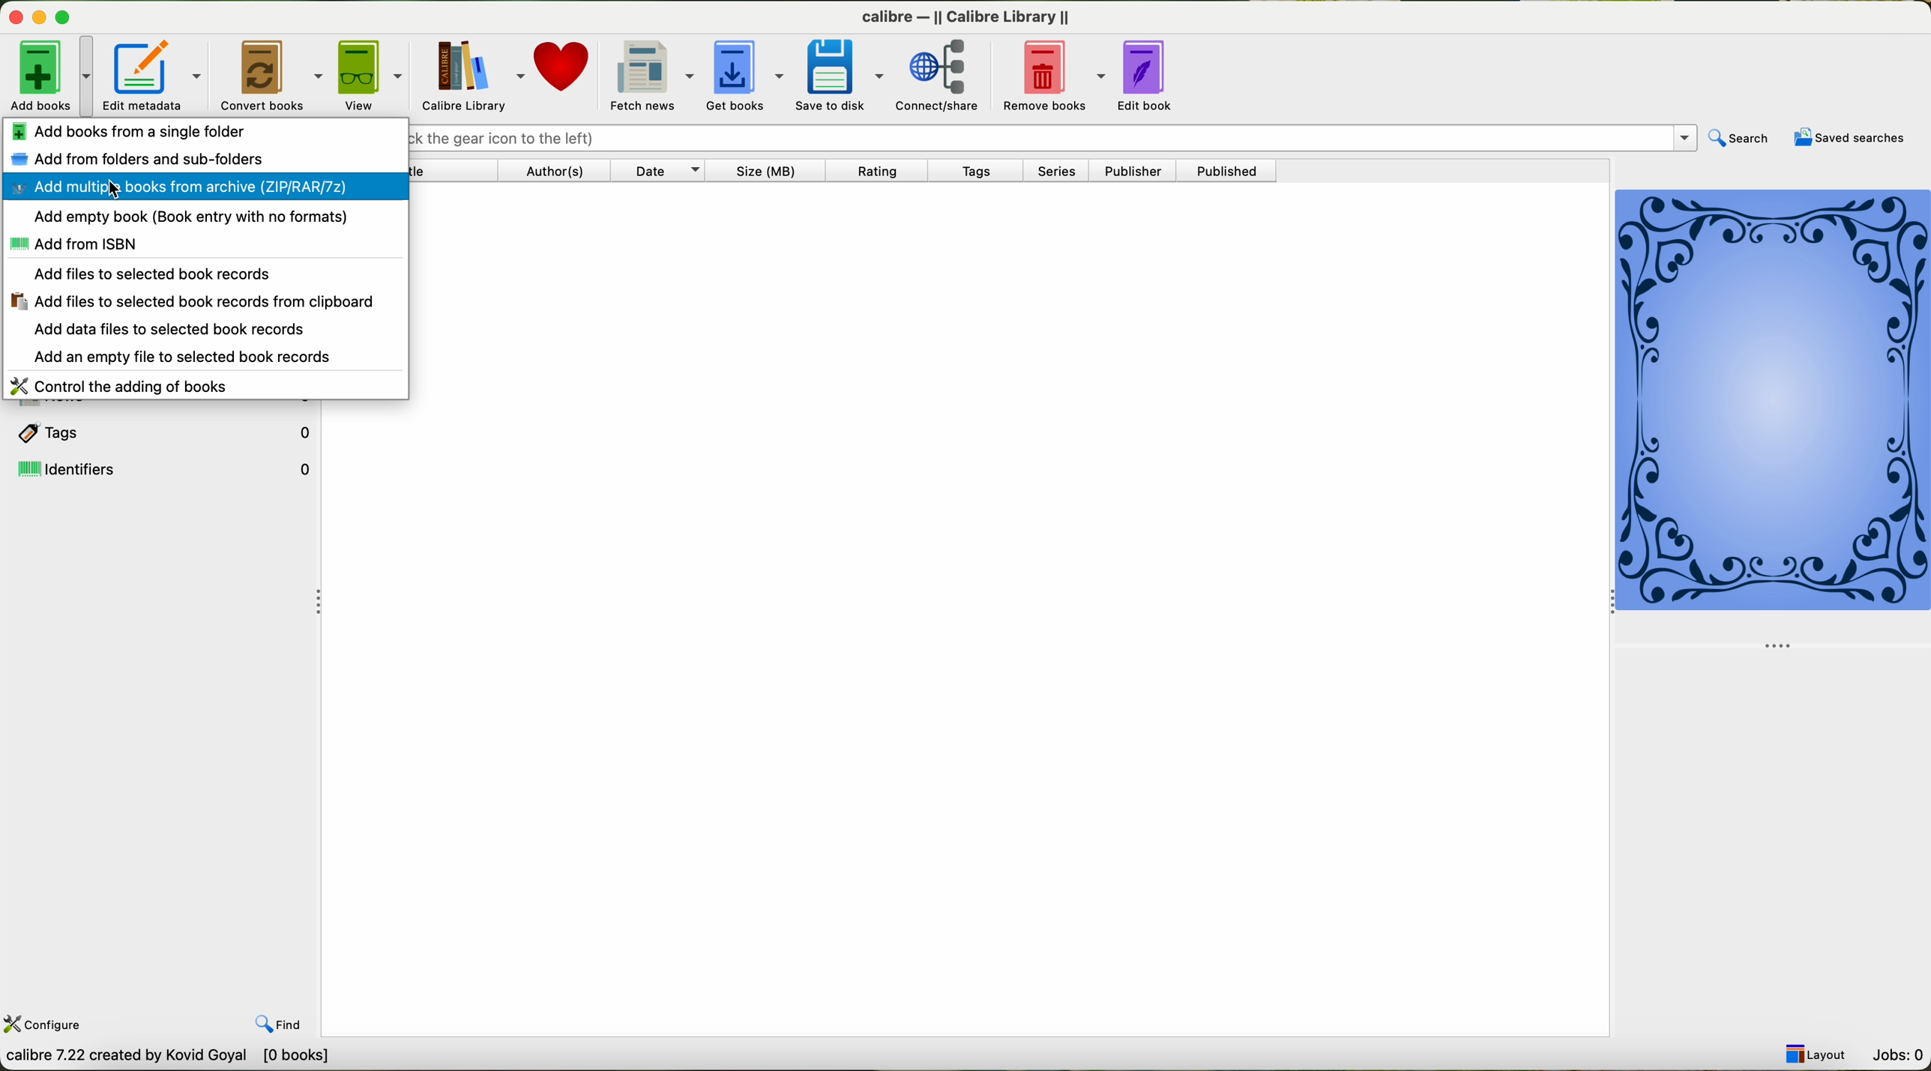  Describe the element at coordinates (1233, 170) in the screenshot. I see `published` at that location.